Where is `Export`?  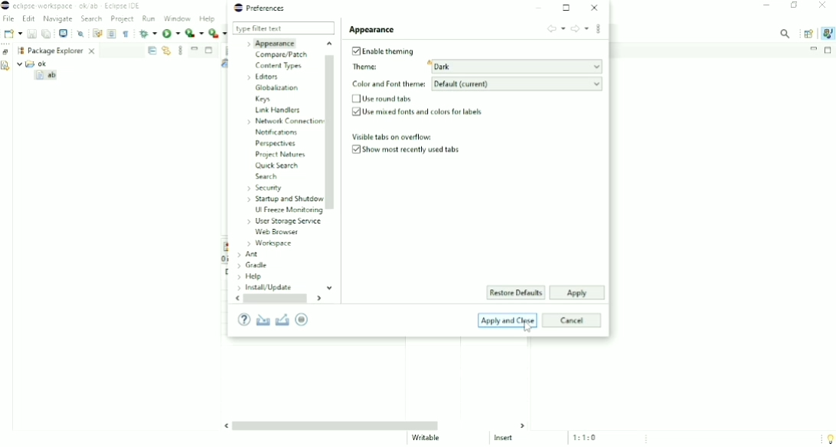
Export is located at coordinates (282, 319).